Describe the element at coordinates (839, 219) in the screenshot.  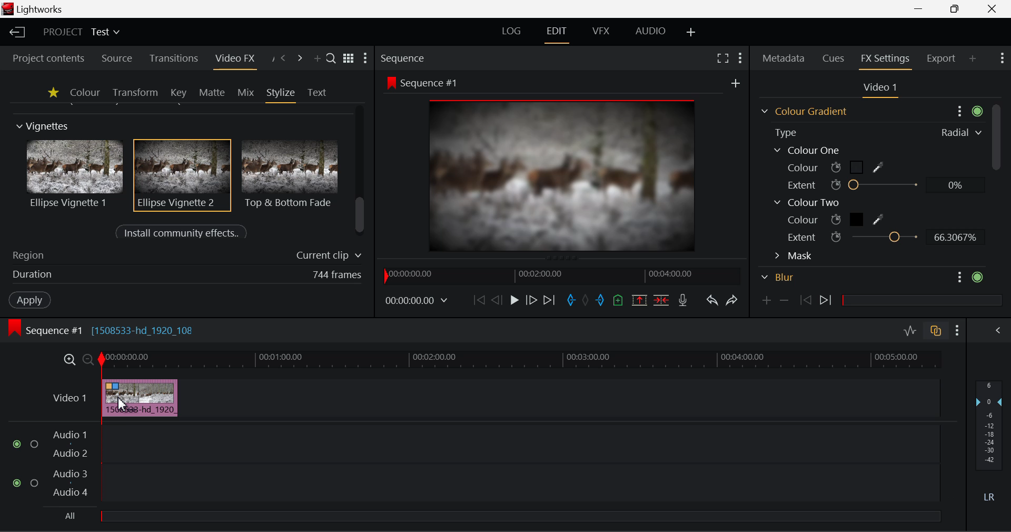
I see `Colour ` at that location.